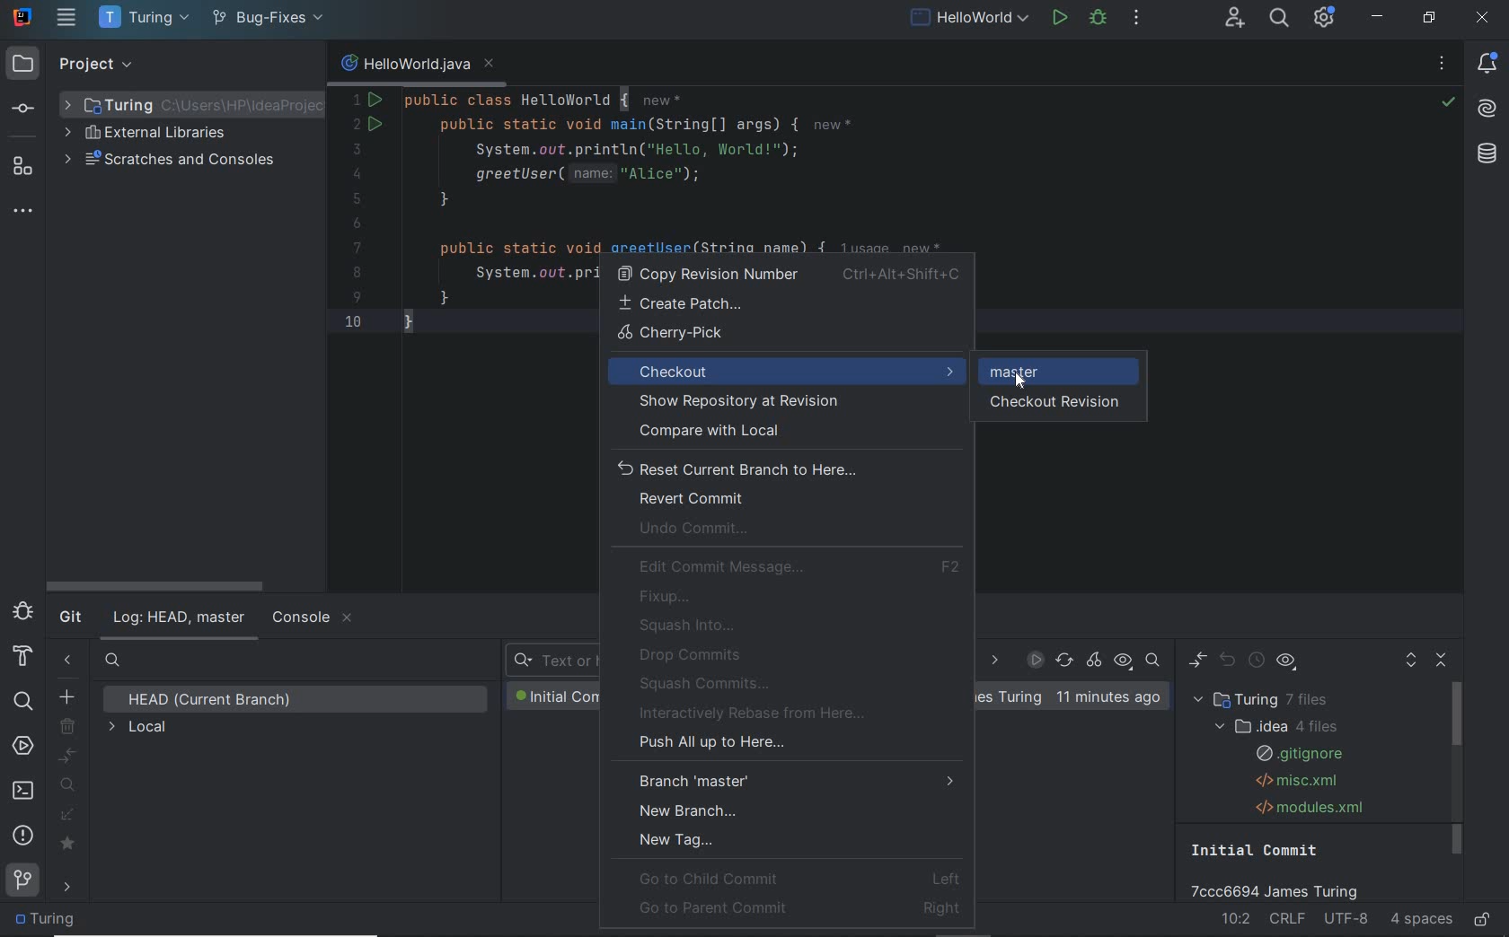 This screenshot has height=937, width=1509. Describe the element at coordinates (690, 810) in the screenshot. I see `new branch` at that location.